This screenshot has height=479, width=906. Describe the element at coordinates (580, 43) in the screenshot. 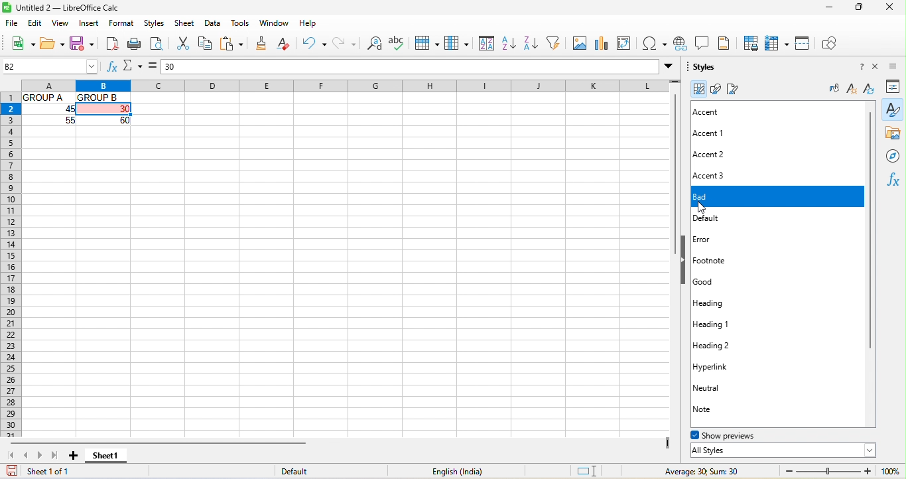

I see `image` at that location.